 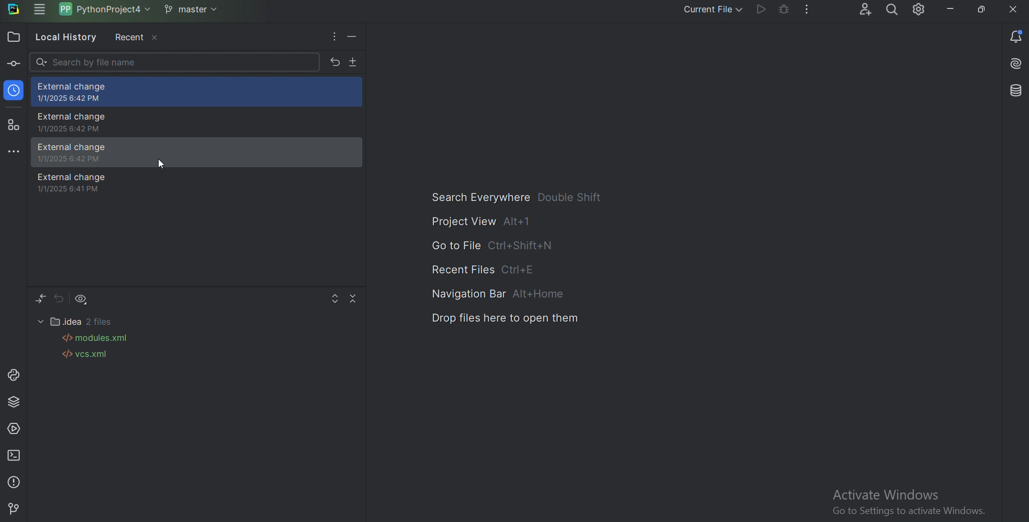 What do you see at coordinates (136, 38) in the screenshot?
I see `Recent` at bounding box center [136, 38].